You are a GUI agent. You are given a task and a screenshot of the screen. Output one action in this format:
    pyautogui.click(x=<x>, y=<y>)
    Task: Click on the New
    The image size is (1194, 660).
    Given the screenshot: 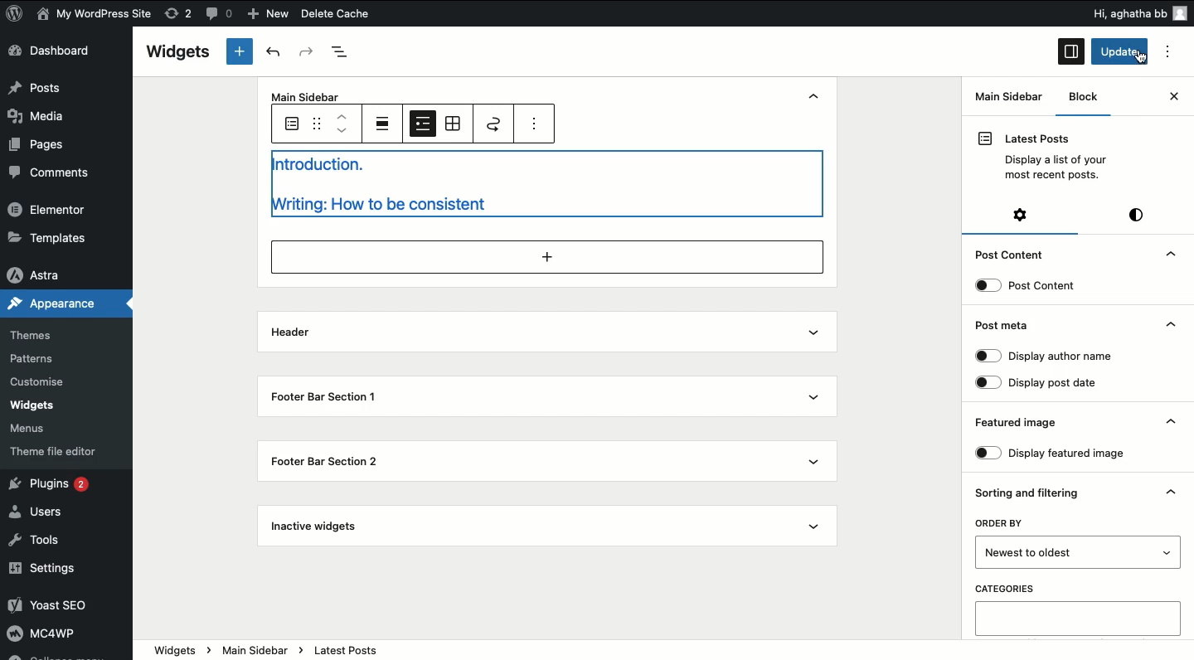 What is the action you would take?
    pyautogui.click(x=273, y=14)
    